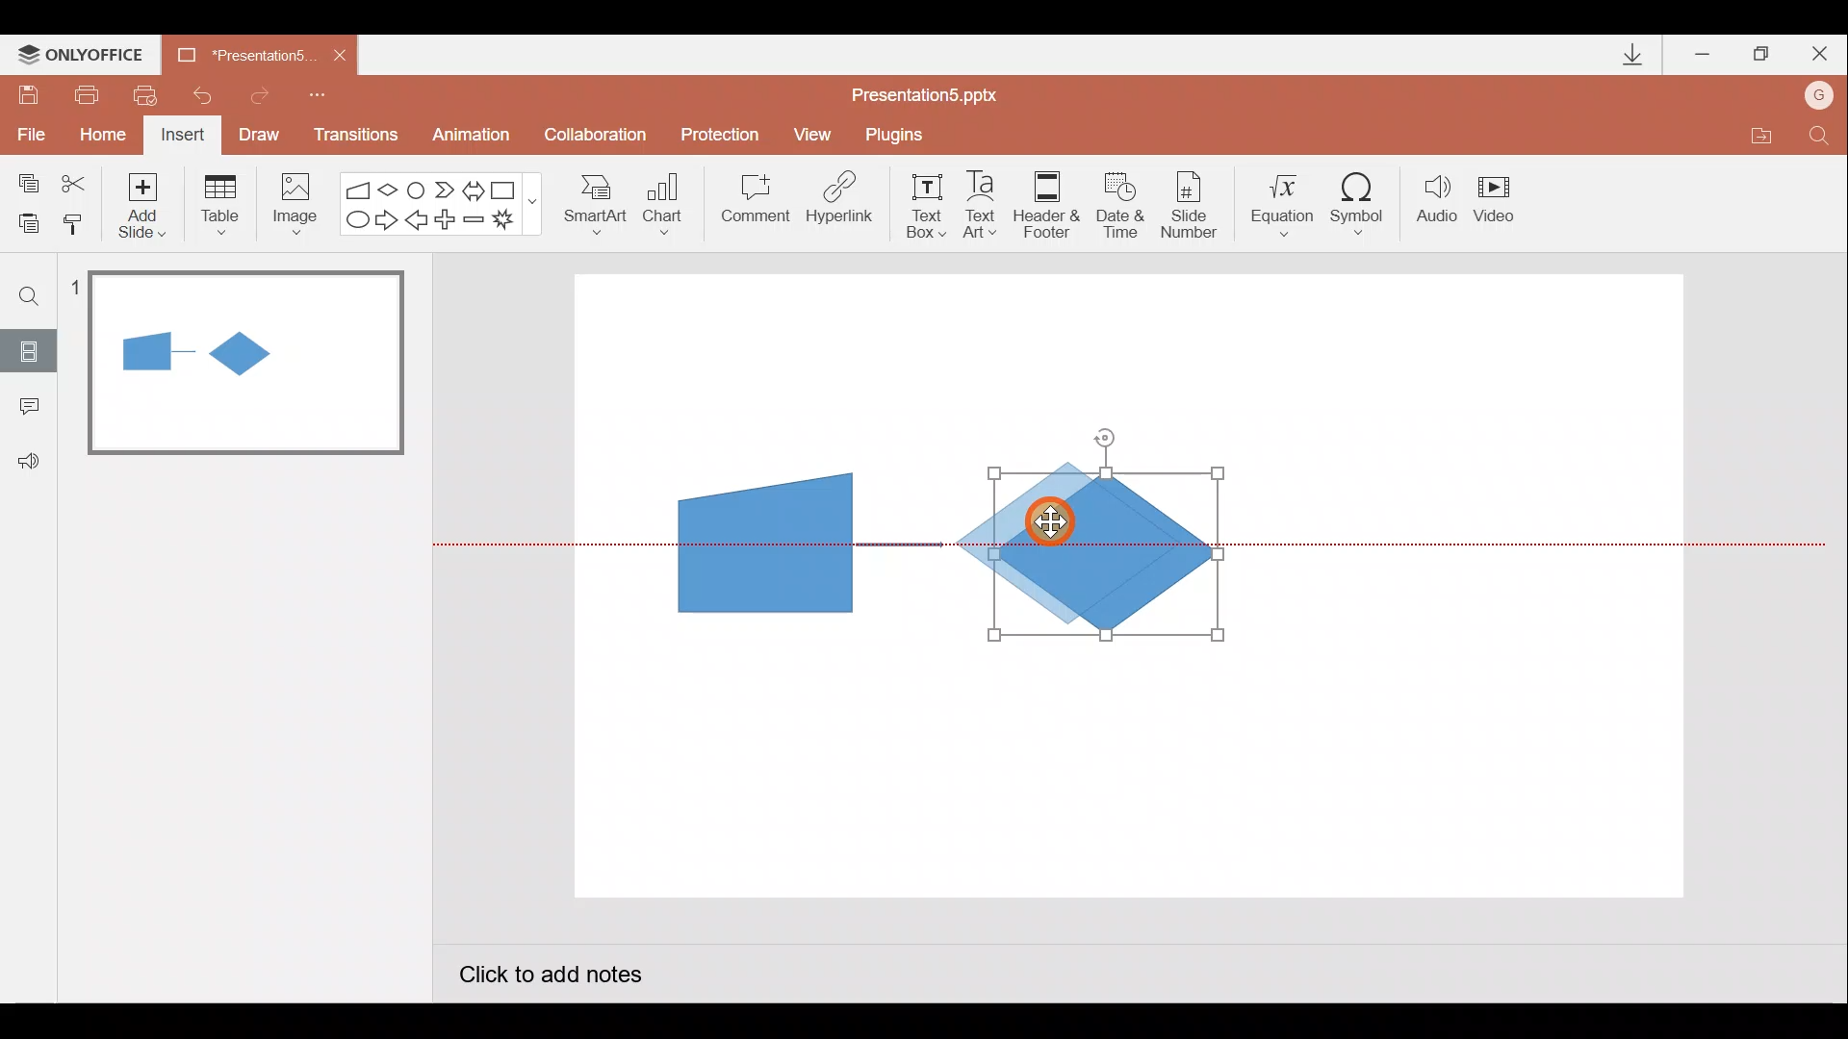  I want to click on Presentation5.pptx, so click(937, 90).